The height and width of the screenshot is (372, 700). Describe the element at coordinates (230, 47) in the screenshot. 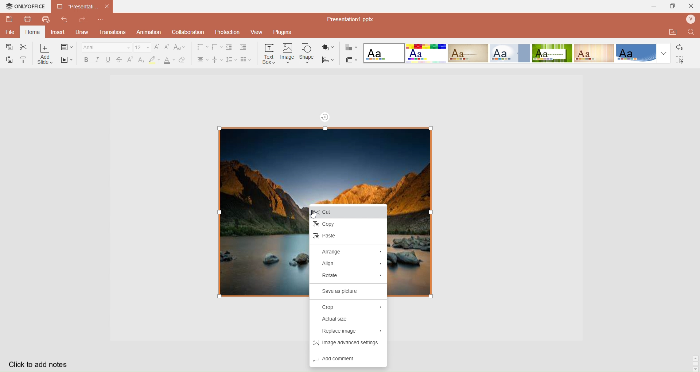

I see `Decrease indent` at that location.